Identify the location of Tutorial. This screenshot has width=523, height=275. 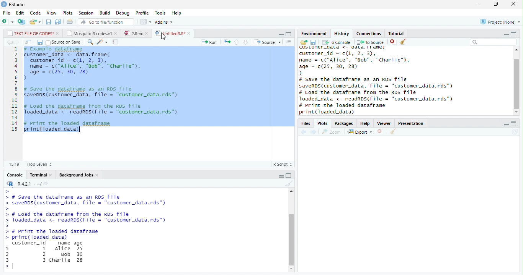
(397, 33).